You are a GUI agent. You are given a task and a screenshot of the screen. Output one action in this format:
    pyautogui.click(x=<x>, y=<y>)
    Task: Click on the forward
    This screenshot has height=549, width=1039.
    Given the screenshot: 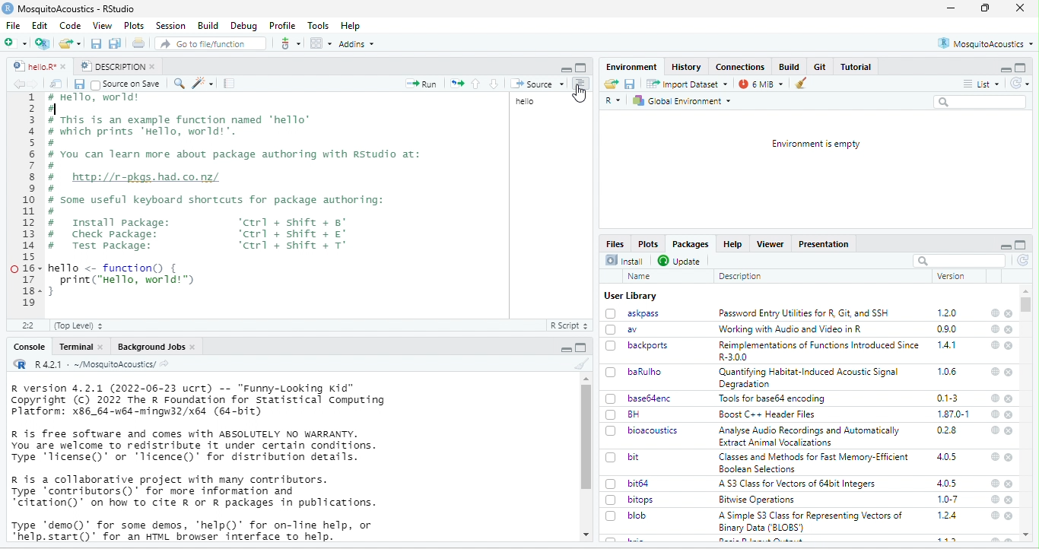 What is the action you would take?
    pyautogui.click(x=36, y=84)
    